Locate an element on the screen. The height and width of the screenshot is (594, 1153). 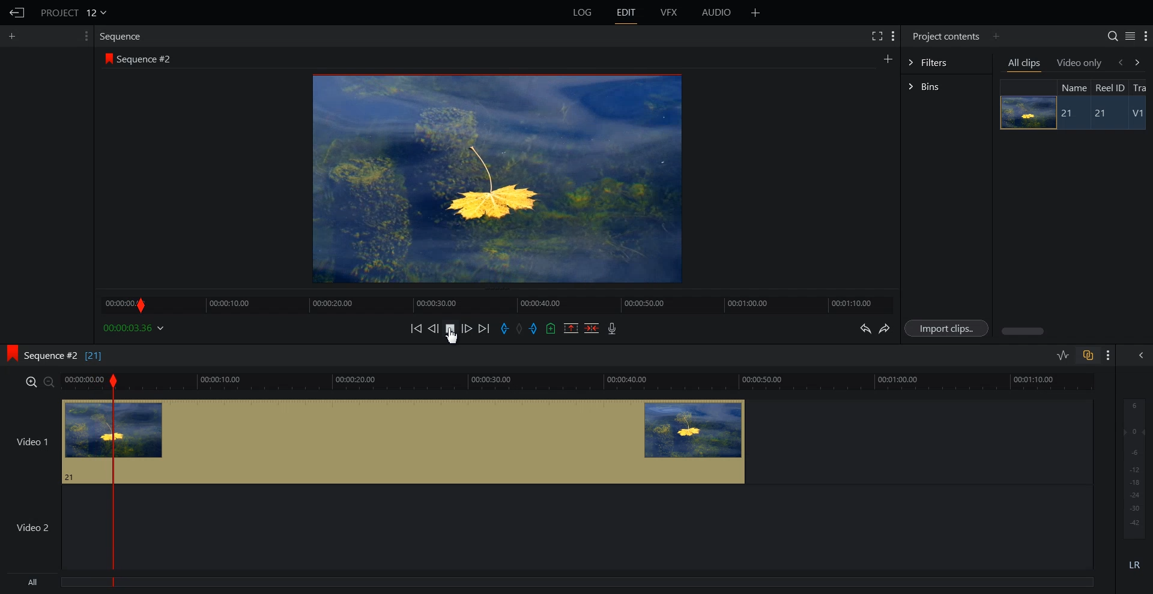
21 is located at coordinates (1106, 114).